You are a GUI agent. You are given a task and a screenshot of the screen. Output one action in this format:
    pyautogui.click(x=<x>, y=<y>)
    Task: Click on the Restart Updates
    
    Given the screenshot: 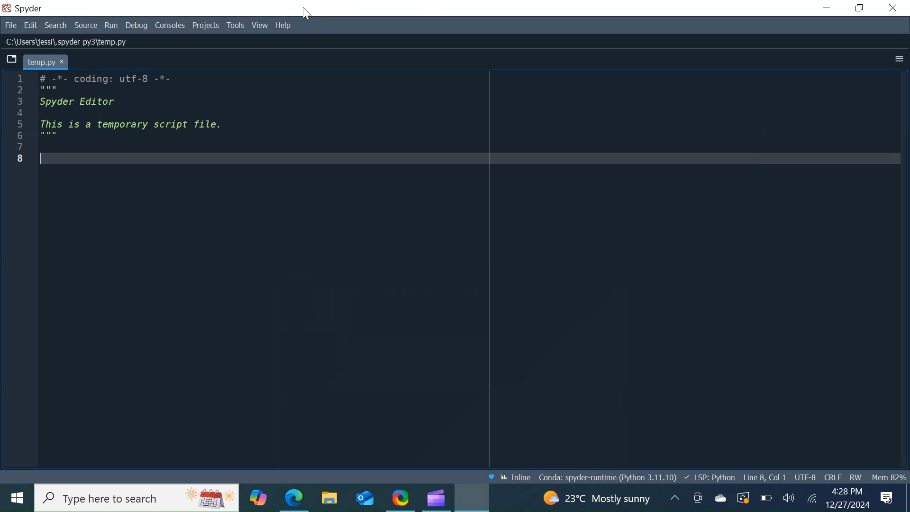 What is the action you would take?
    pyautogui.click(x=743, y=498)
    